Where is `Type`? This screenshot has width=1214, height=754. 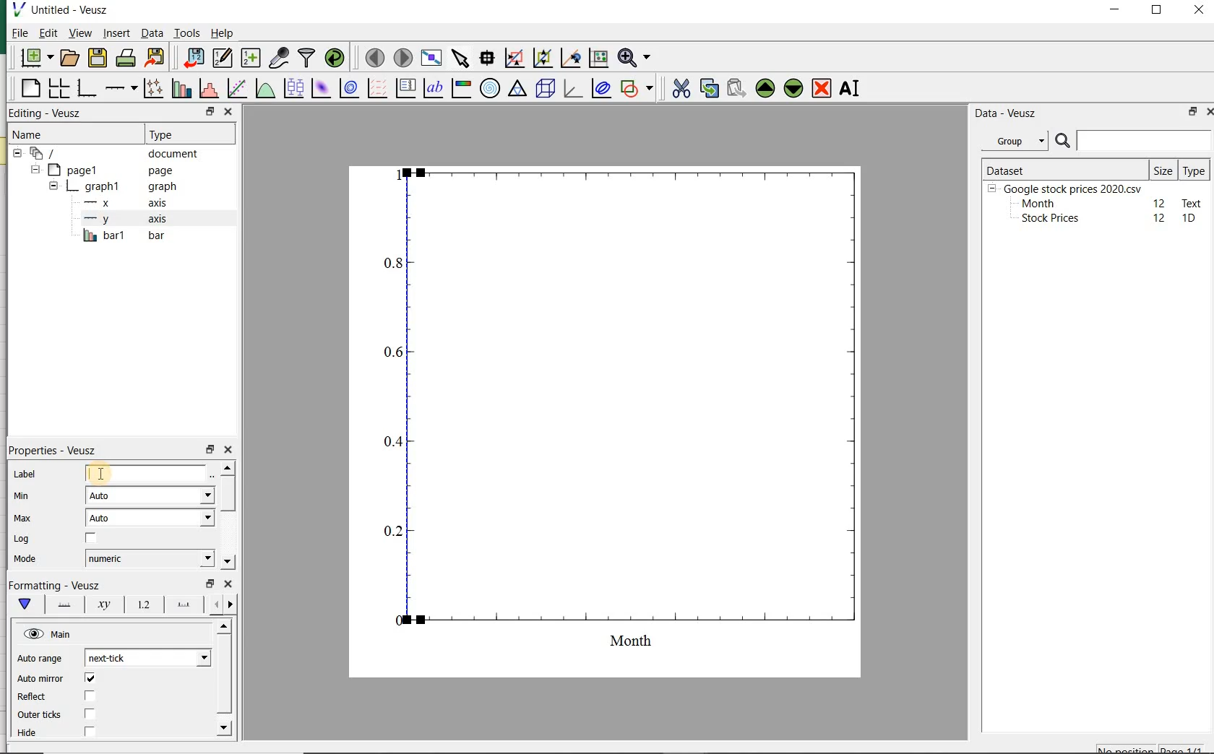
Type is located at coordinates (180, 133).